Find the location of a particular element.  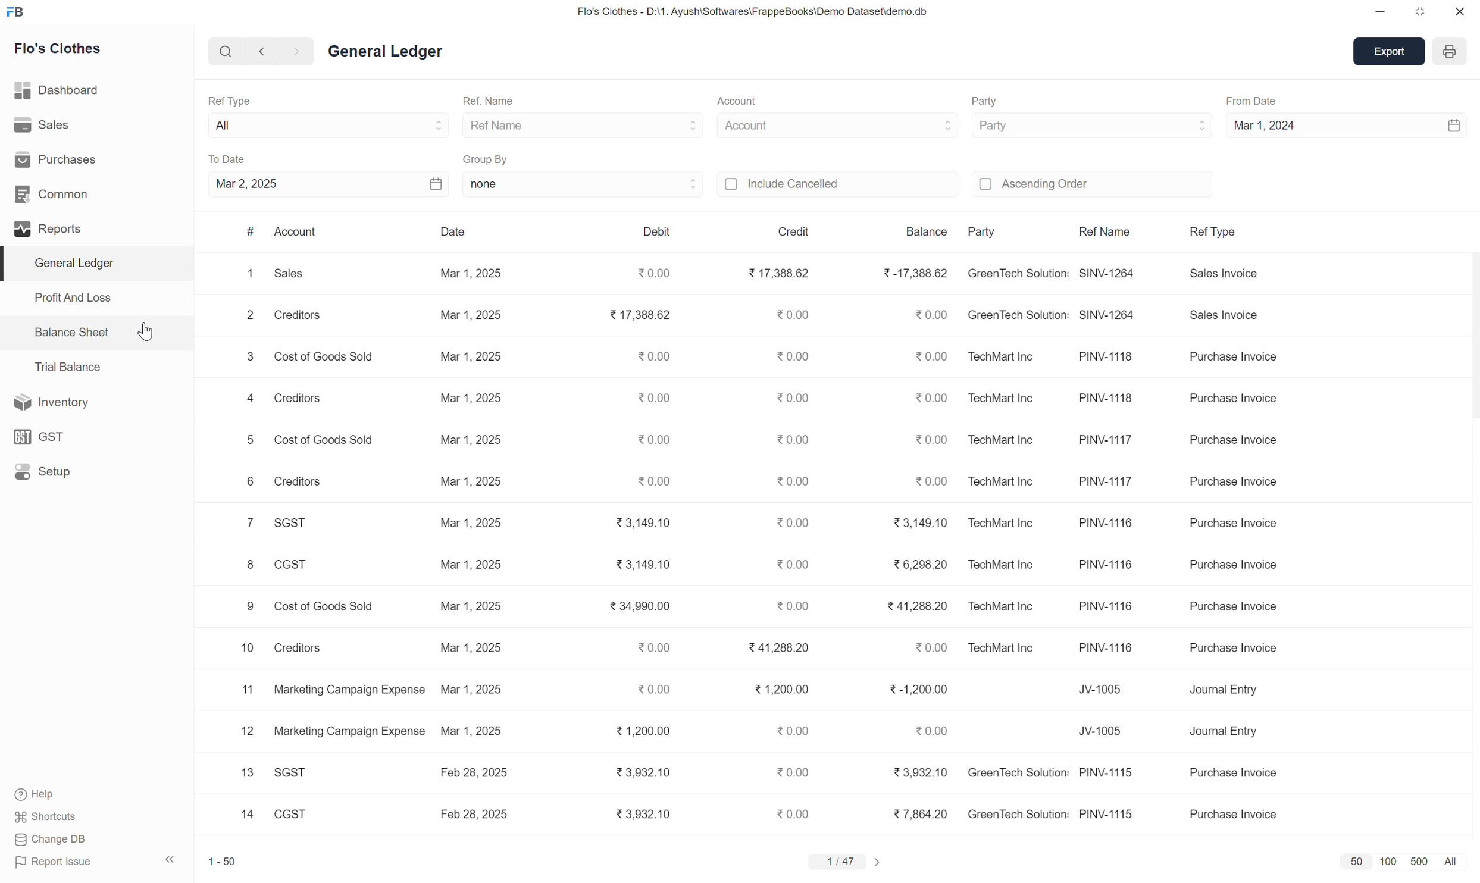

0.00 is located at coordinates (785, 771).